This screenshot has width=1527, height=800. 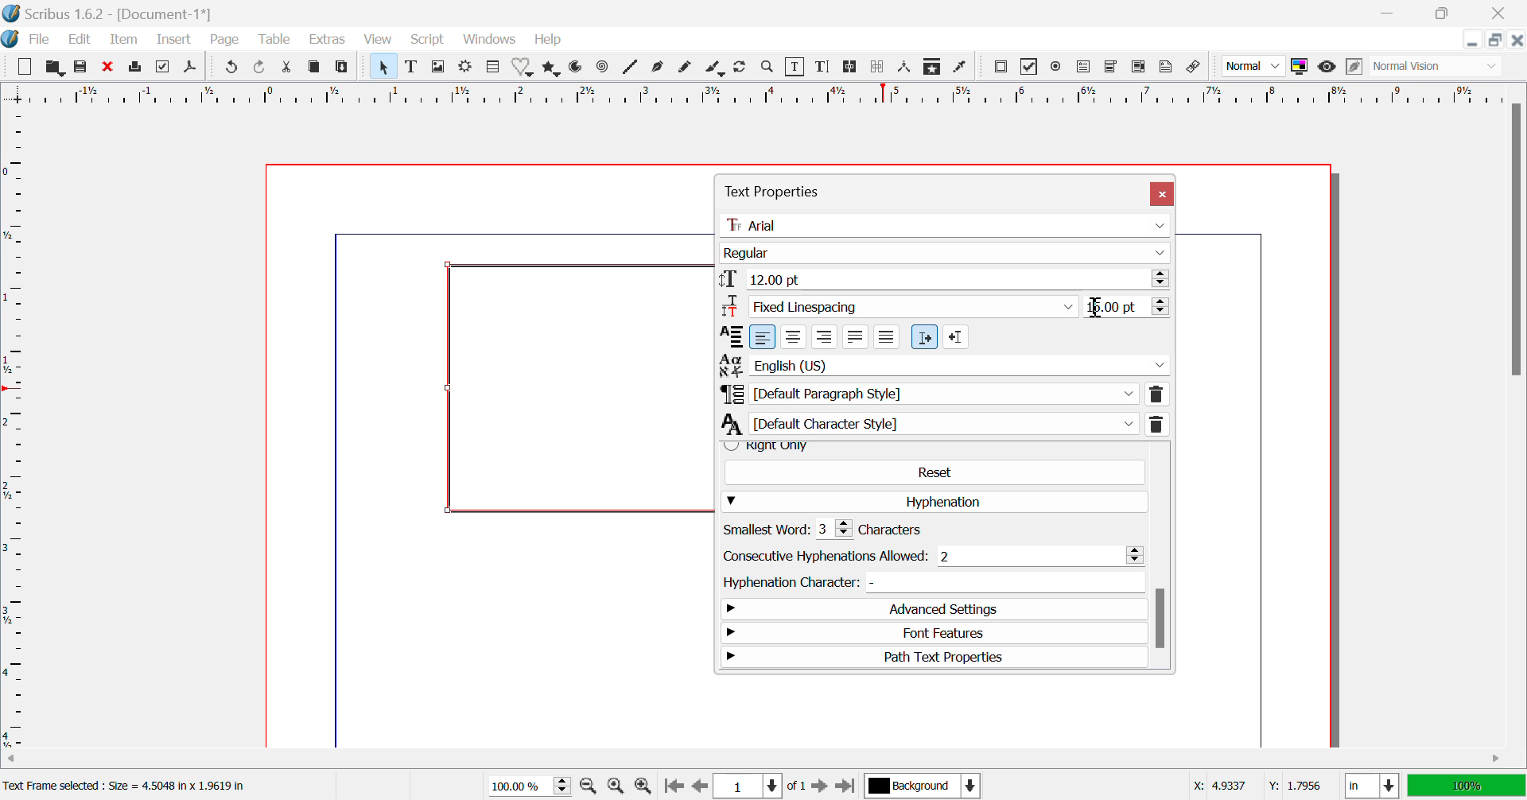 What do you see at coordinates (643, 786) in the screenshot?
I see `Zoom In` at bounding box center [643, 786].